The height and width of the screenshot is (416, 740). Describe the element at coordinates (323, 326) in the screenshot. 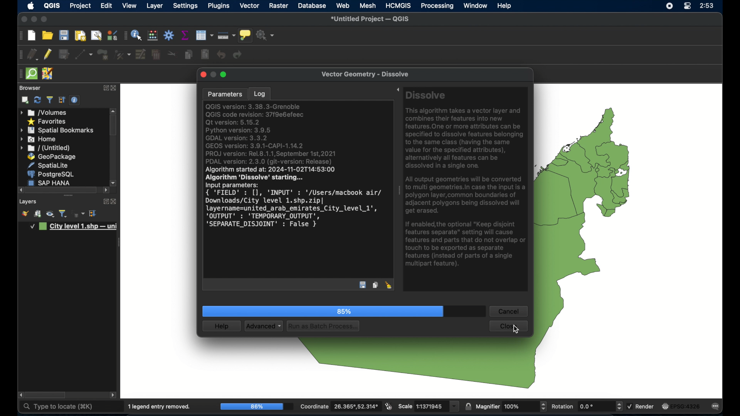

I see `Run as batch process..` at that location.